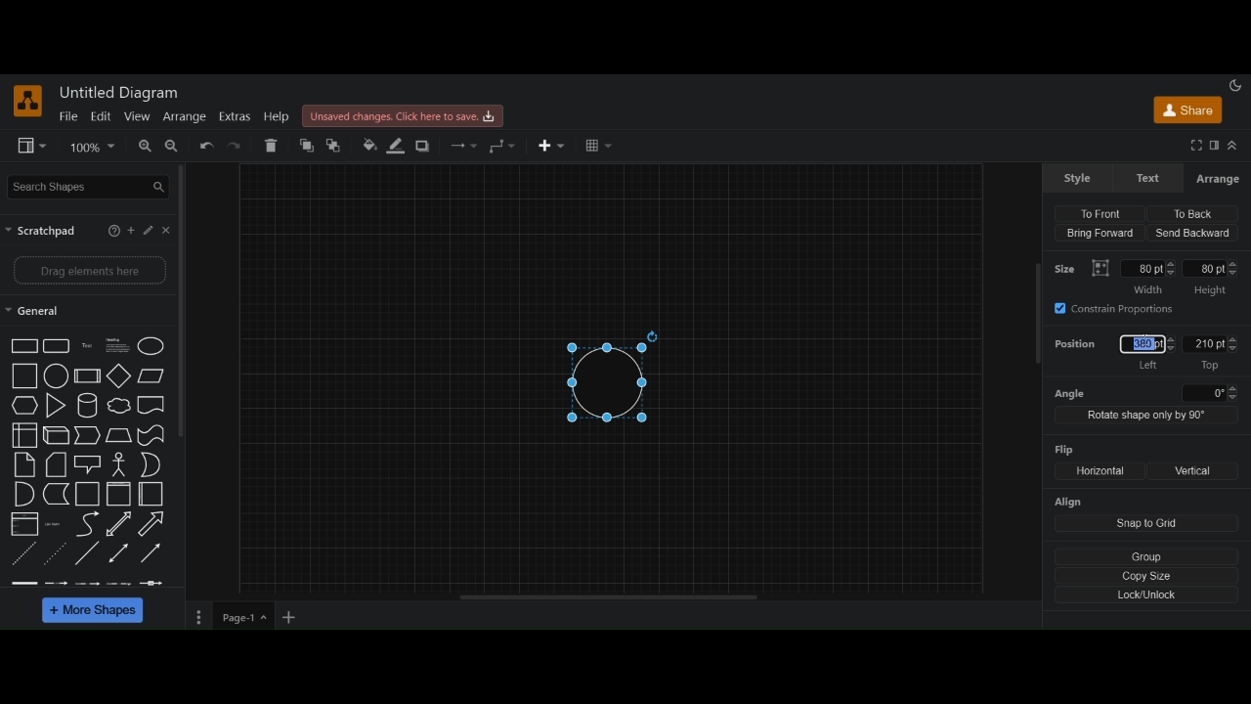 The height and width of the screenshot is (704, 1251). I want to click on Man shape, so click(119, 465).